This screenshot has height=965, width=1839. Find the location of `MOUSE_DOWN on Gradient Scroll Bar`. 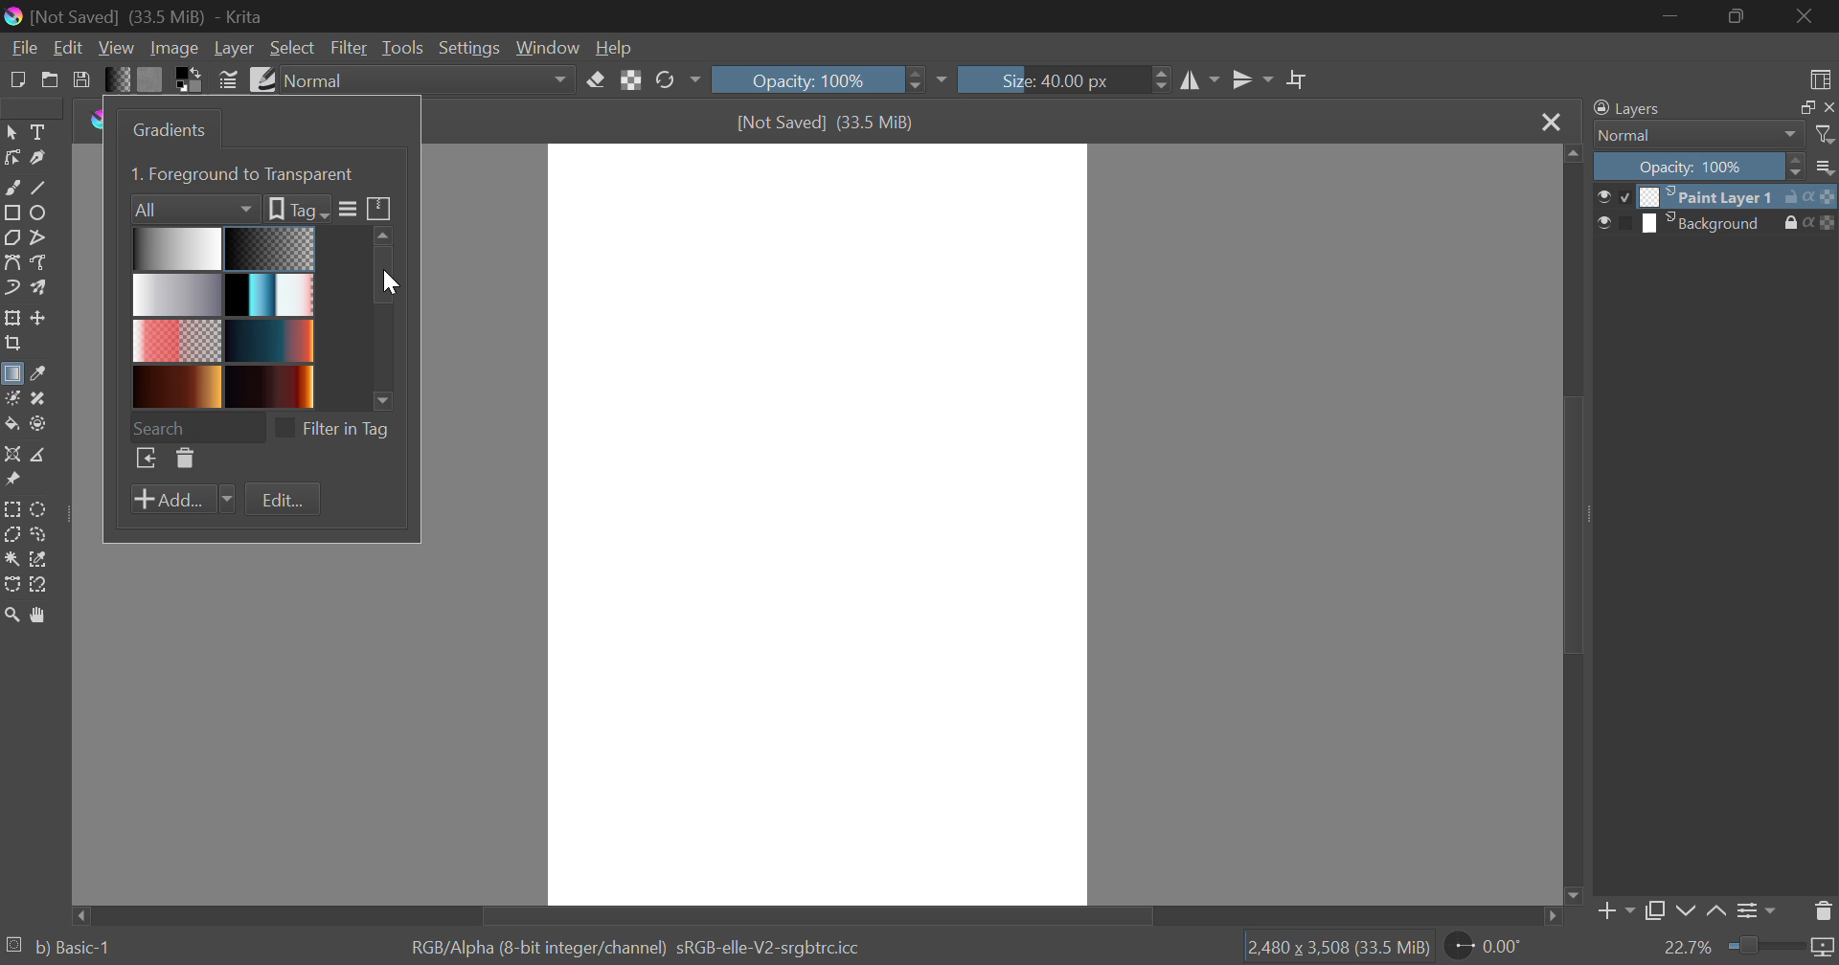

MOUSE_DOWN on Gradient Scroll Bar is located at coordinates (390, 313).